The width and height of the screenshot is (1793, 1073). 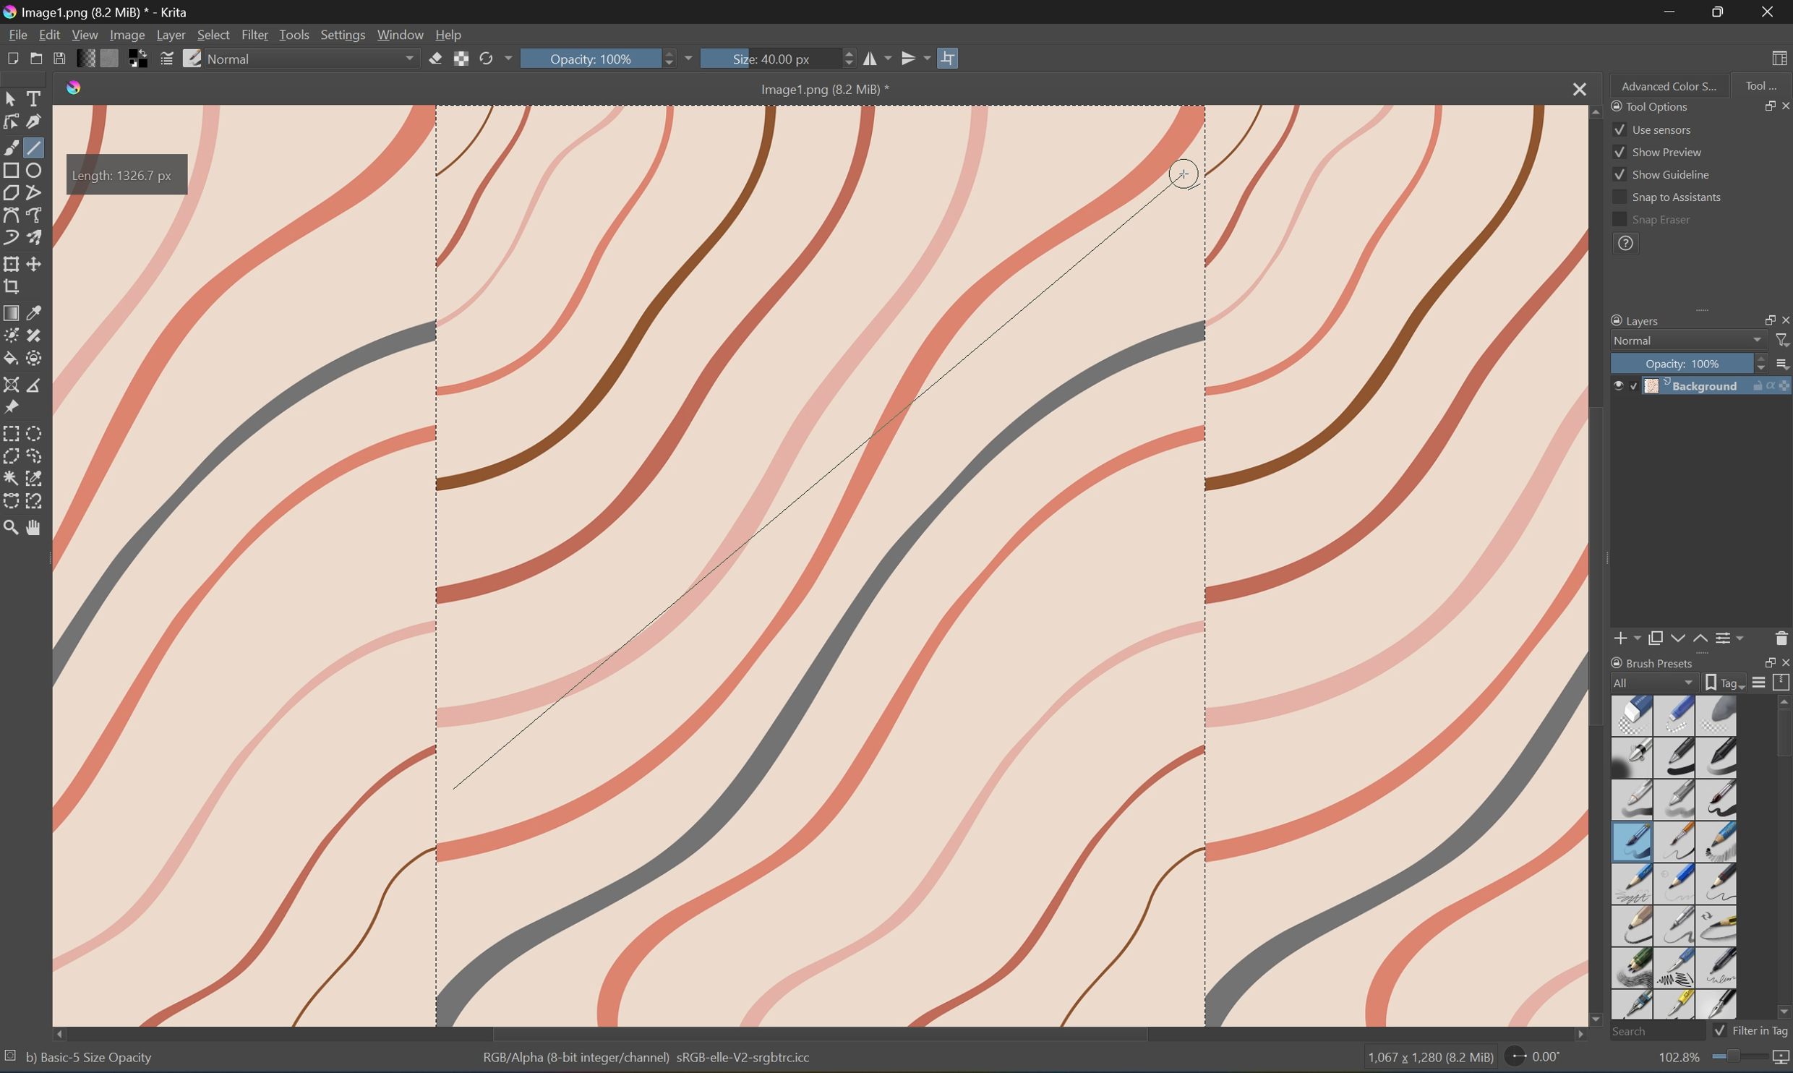 What do you see at coordinates (61, 1032) in the screenshot?
I see `Scroll Left` at bounding box center [61, 1032].